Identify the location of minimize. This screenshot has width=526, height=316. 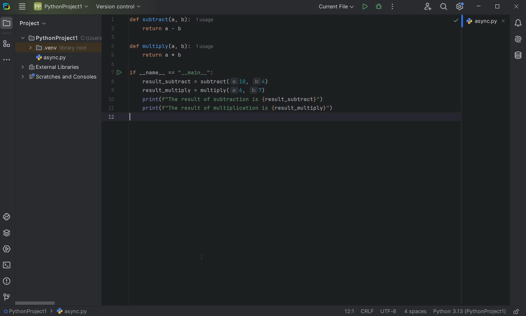
(479, 6).